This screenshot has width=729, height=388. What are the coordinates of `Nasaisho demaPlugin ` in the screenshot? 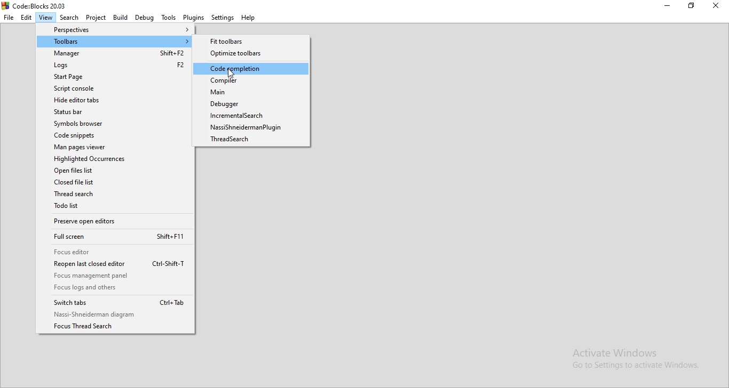 It's located at (254, 128).